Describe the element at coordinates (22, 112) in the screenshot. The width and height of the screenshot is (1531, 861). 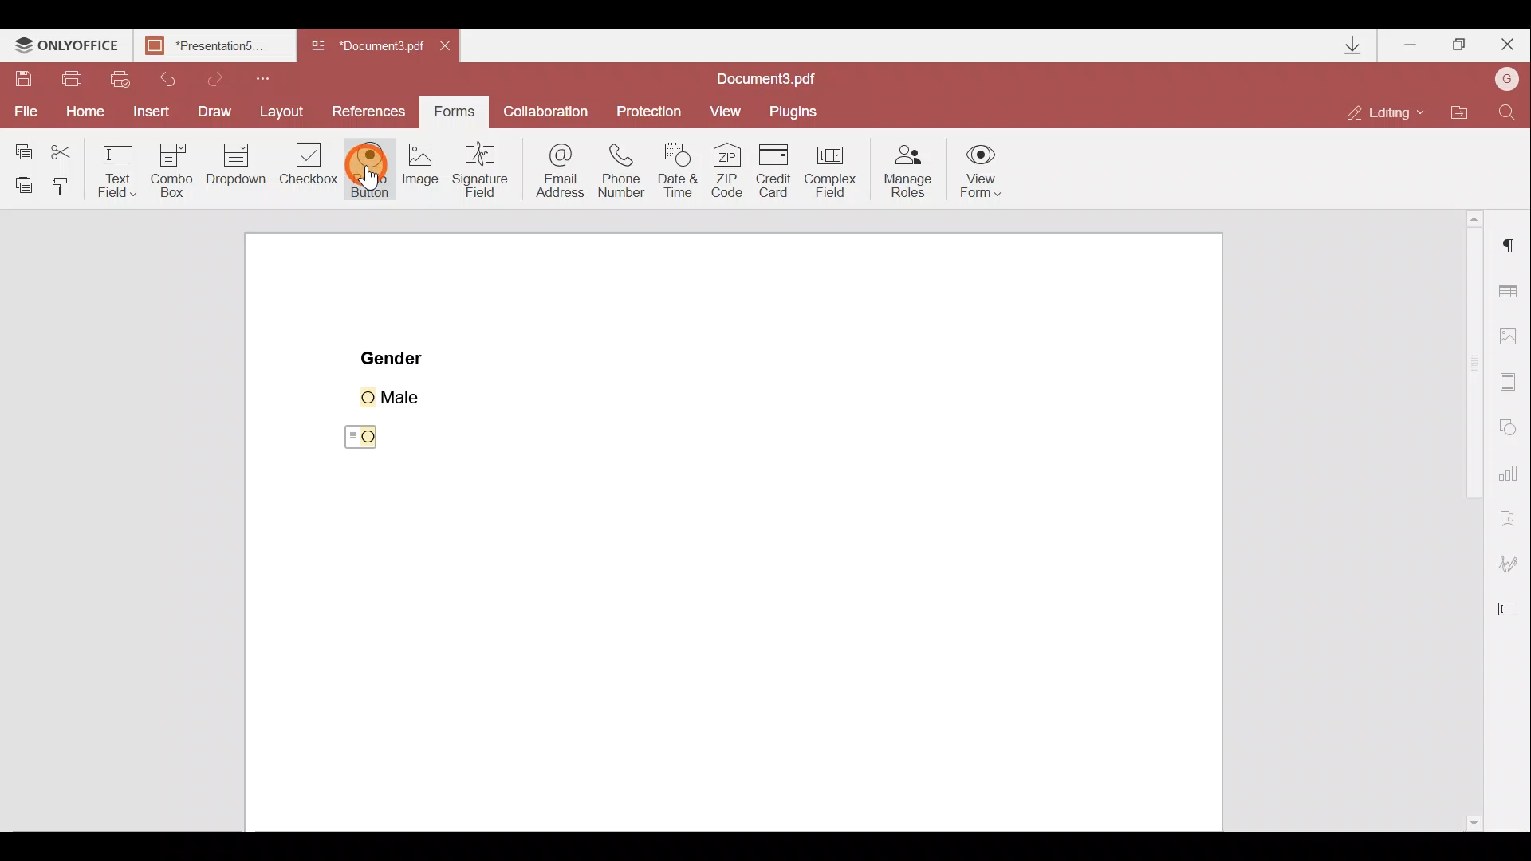
I see `File` at that location.